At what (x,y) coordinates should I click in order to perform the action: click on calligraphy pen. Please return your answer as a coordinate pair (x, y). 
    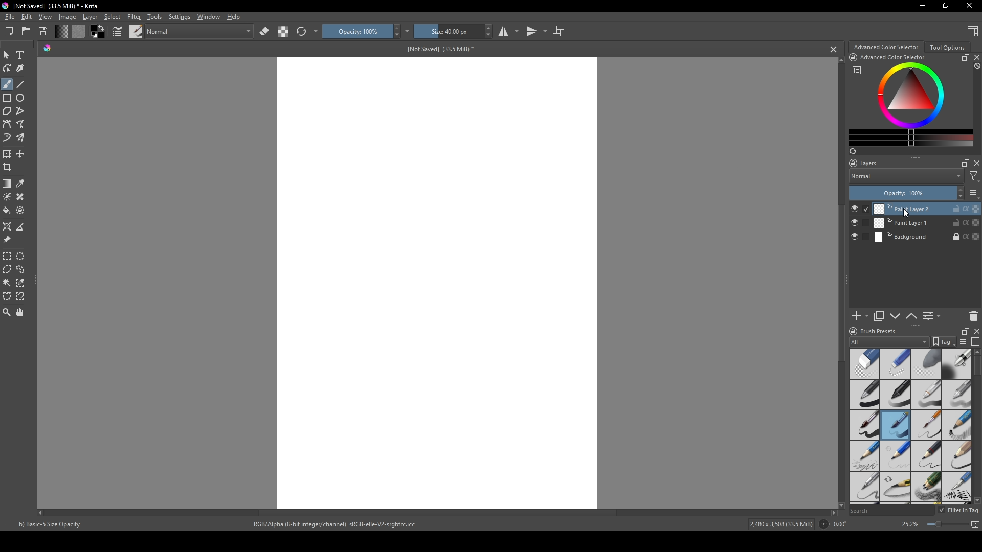
    Looking at the image, I should click on (956, 488).